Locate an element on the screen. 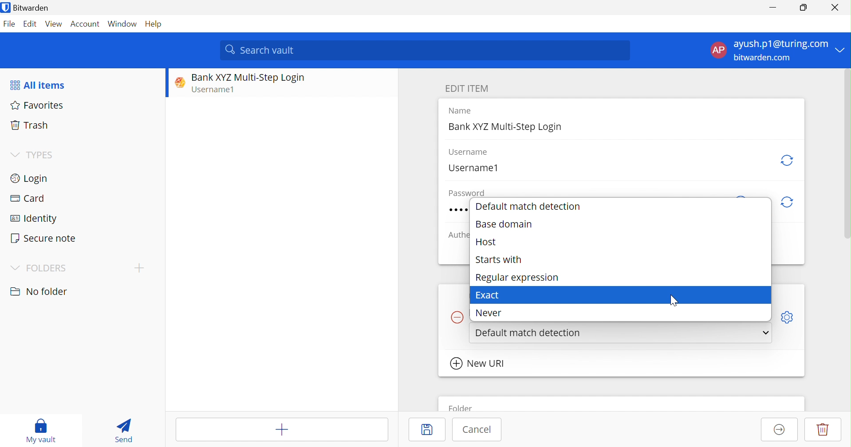 The width and height of the screenshot is (851, 447). bitwarden.com is located at coordinates (763, 58).